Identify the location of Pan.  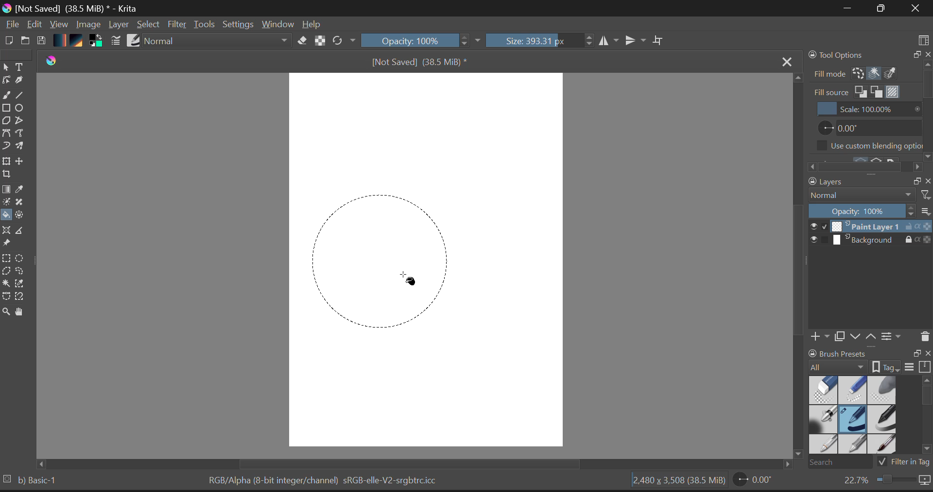
(21, 312).